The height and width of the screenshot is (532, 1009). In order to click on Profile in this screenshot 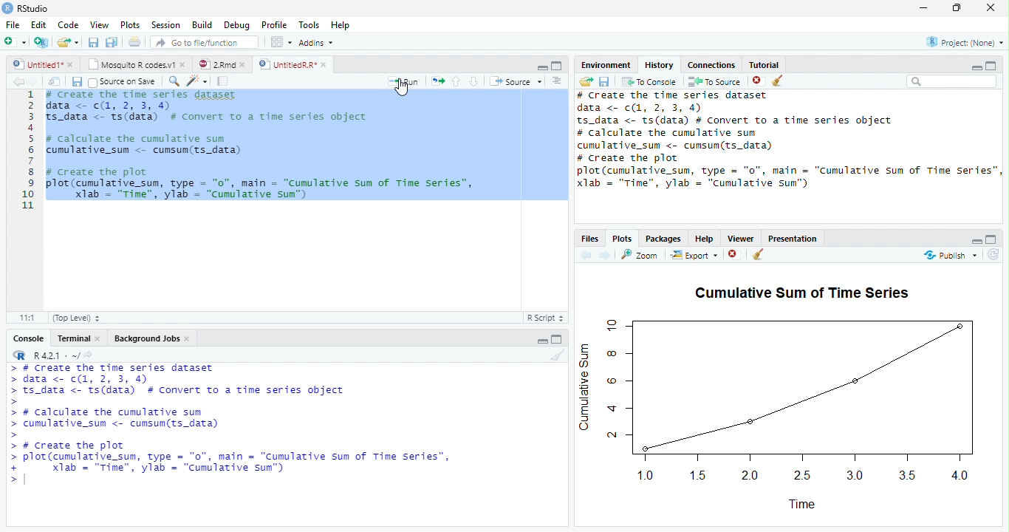, I will do `click(275, 26)`.